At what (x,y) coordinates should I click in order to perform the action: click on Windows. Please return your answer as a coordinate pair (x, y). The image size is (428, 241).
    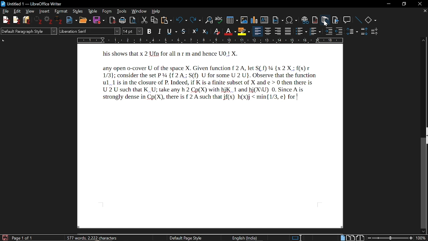
    Looking at the image, I should click on (140, 11).